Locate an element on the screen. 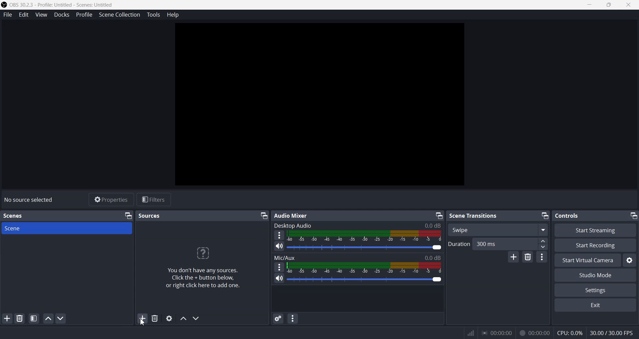 This screenshot has width=639, height=339. Add Sources is located at coordinates (142, 319).